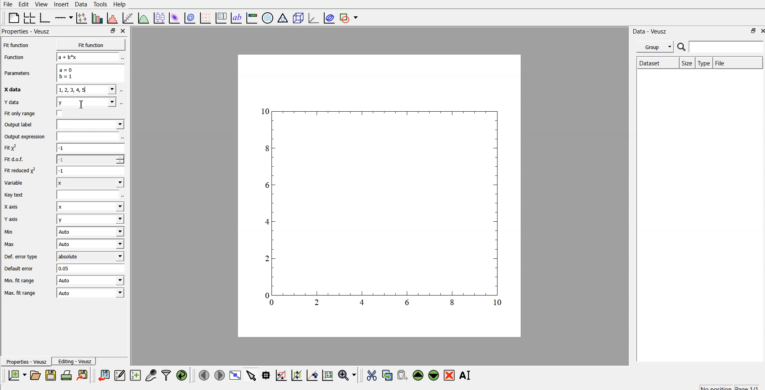 The width and height of the screenshot is (765, 390). What do you see at coordinates (175, 18) in the screenshot?
I see `plot 2d data set as an image` at bounding box center [175, 18].